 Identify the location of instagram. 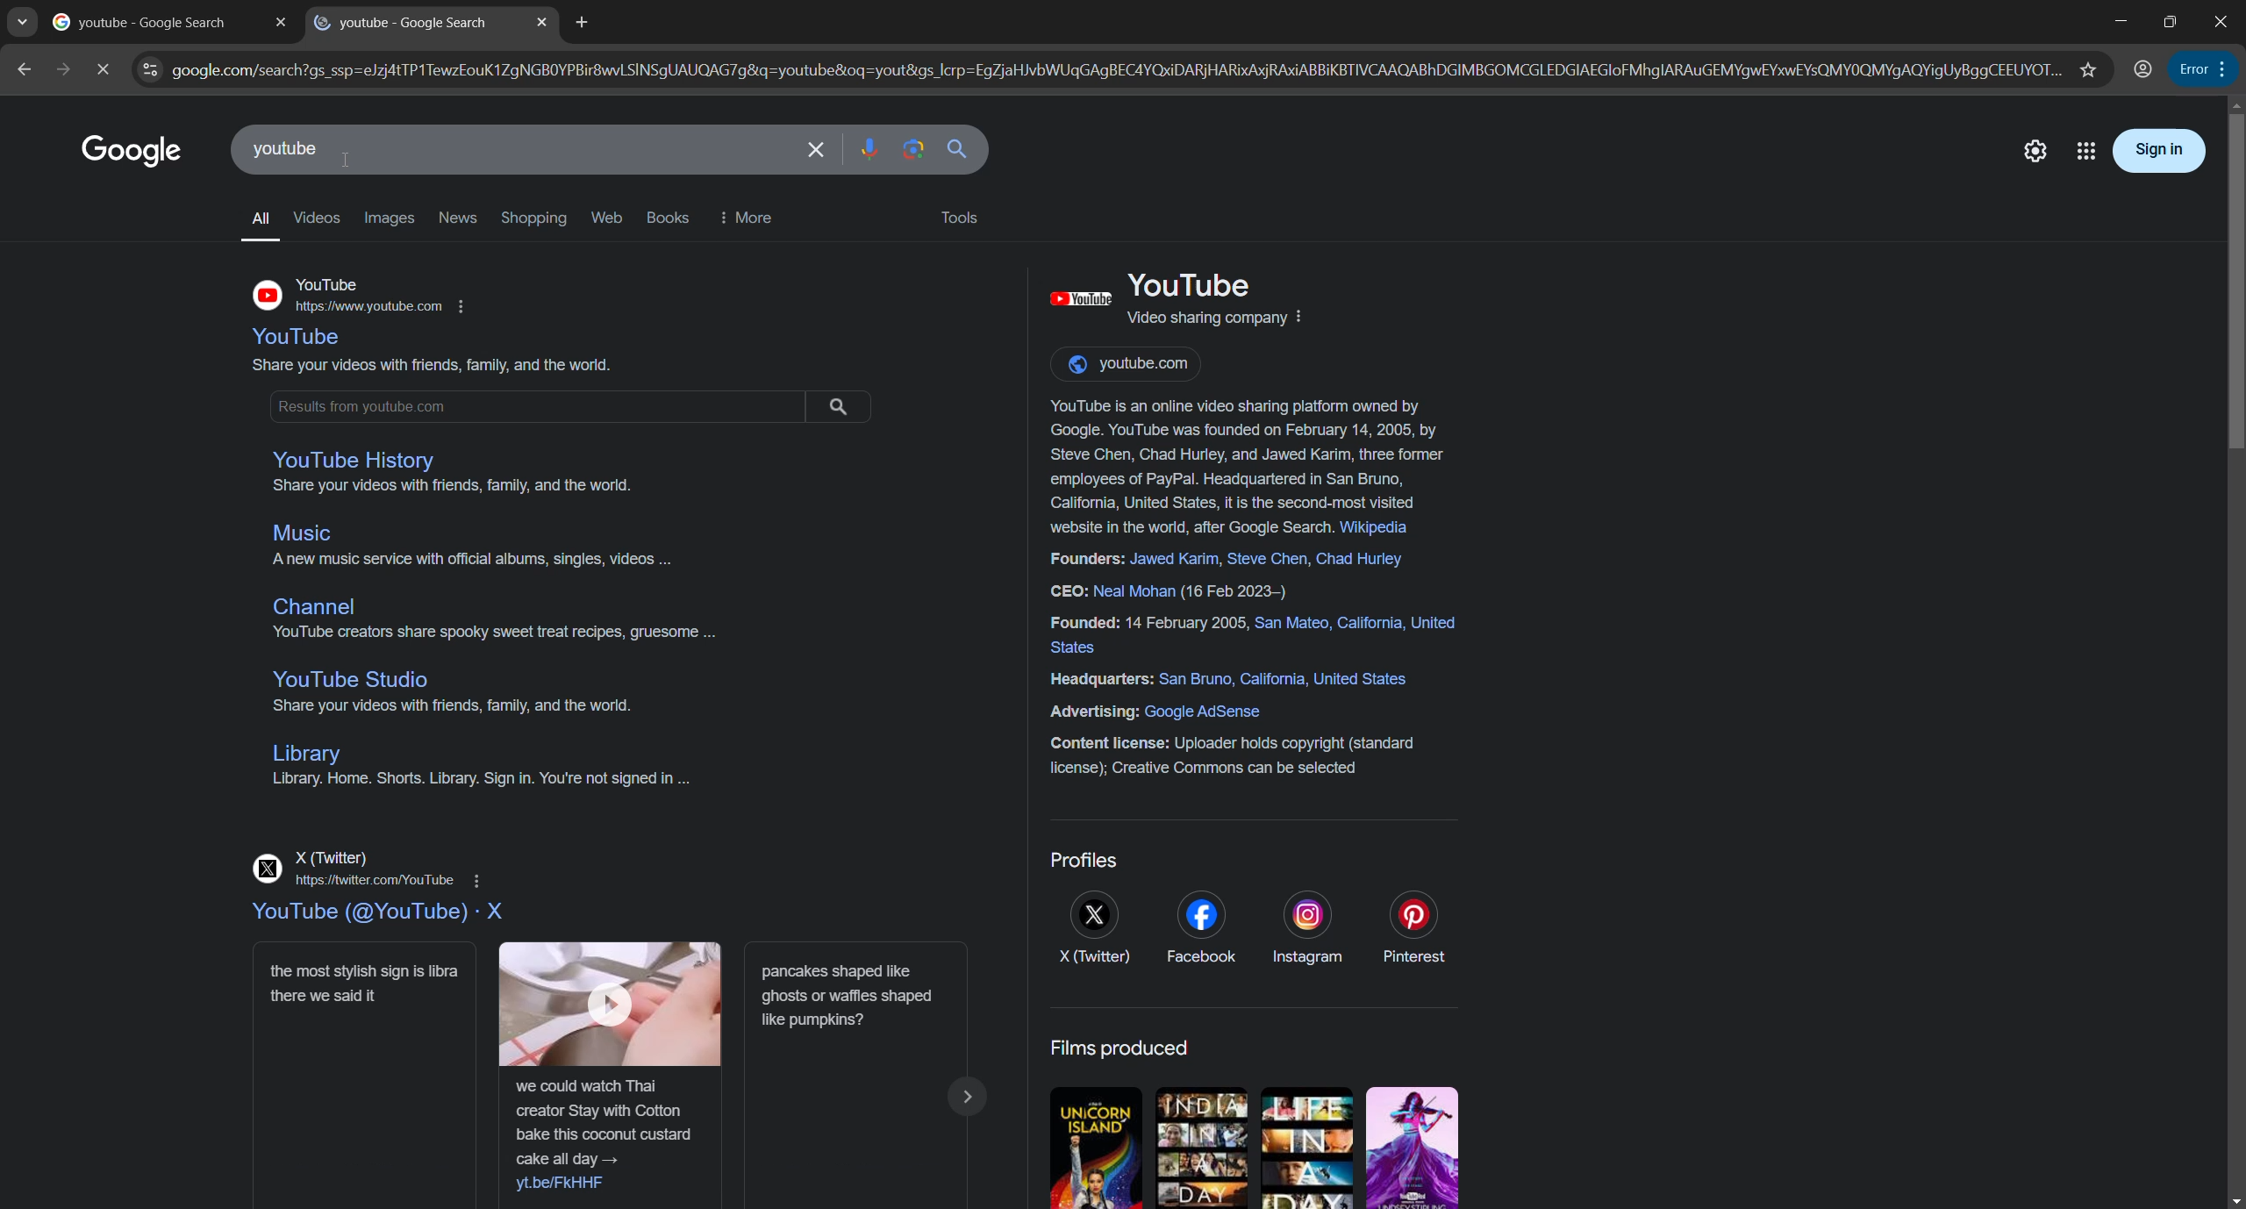
(1304, 928).